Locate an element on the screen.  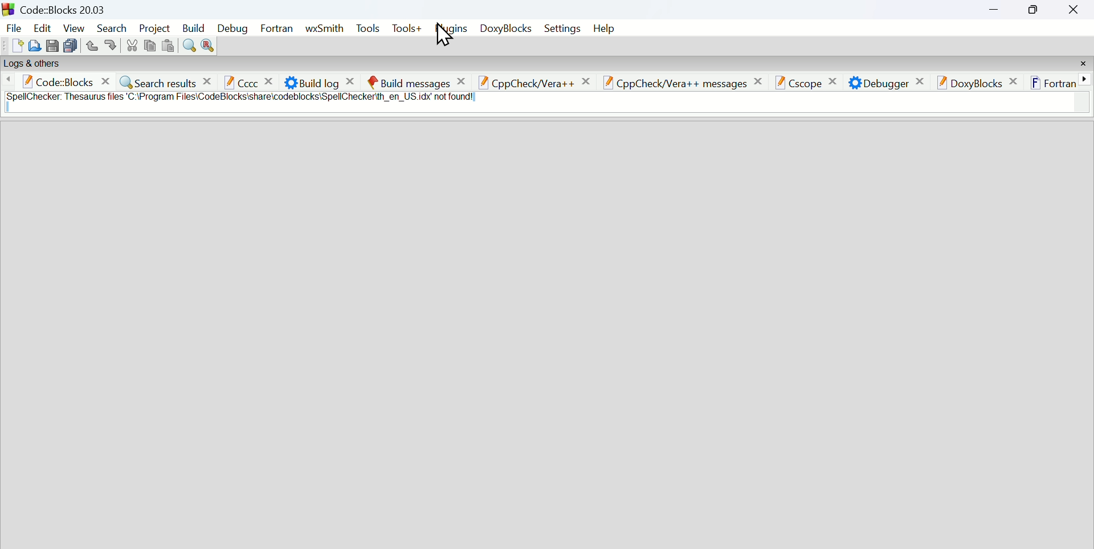
Maximize is located at coordinates (1033, 11).